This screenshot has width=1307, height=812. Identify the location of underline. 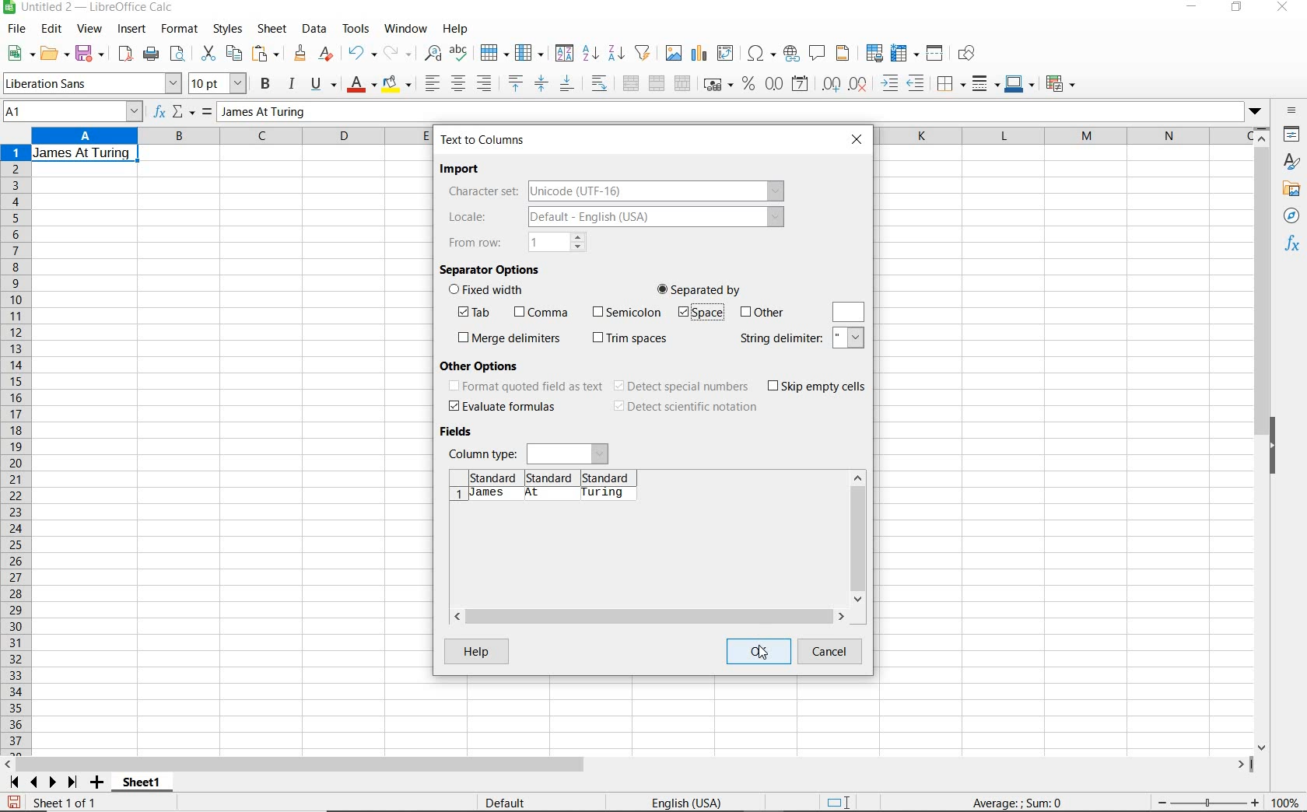
(324, 84).